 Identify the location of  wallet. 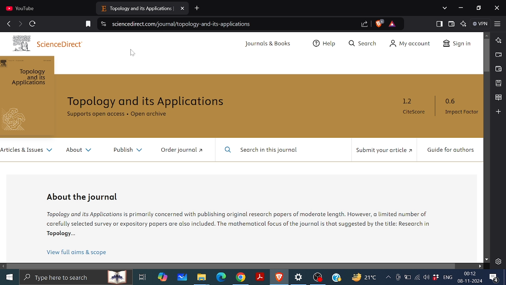
(452, 24).